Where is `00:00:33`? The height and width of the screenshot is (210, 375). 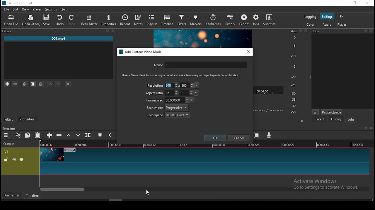
00:00:33 is located at coordinates (323, 144).